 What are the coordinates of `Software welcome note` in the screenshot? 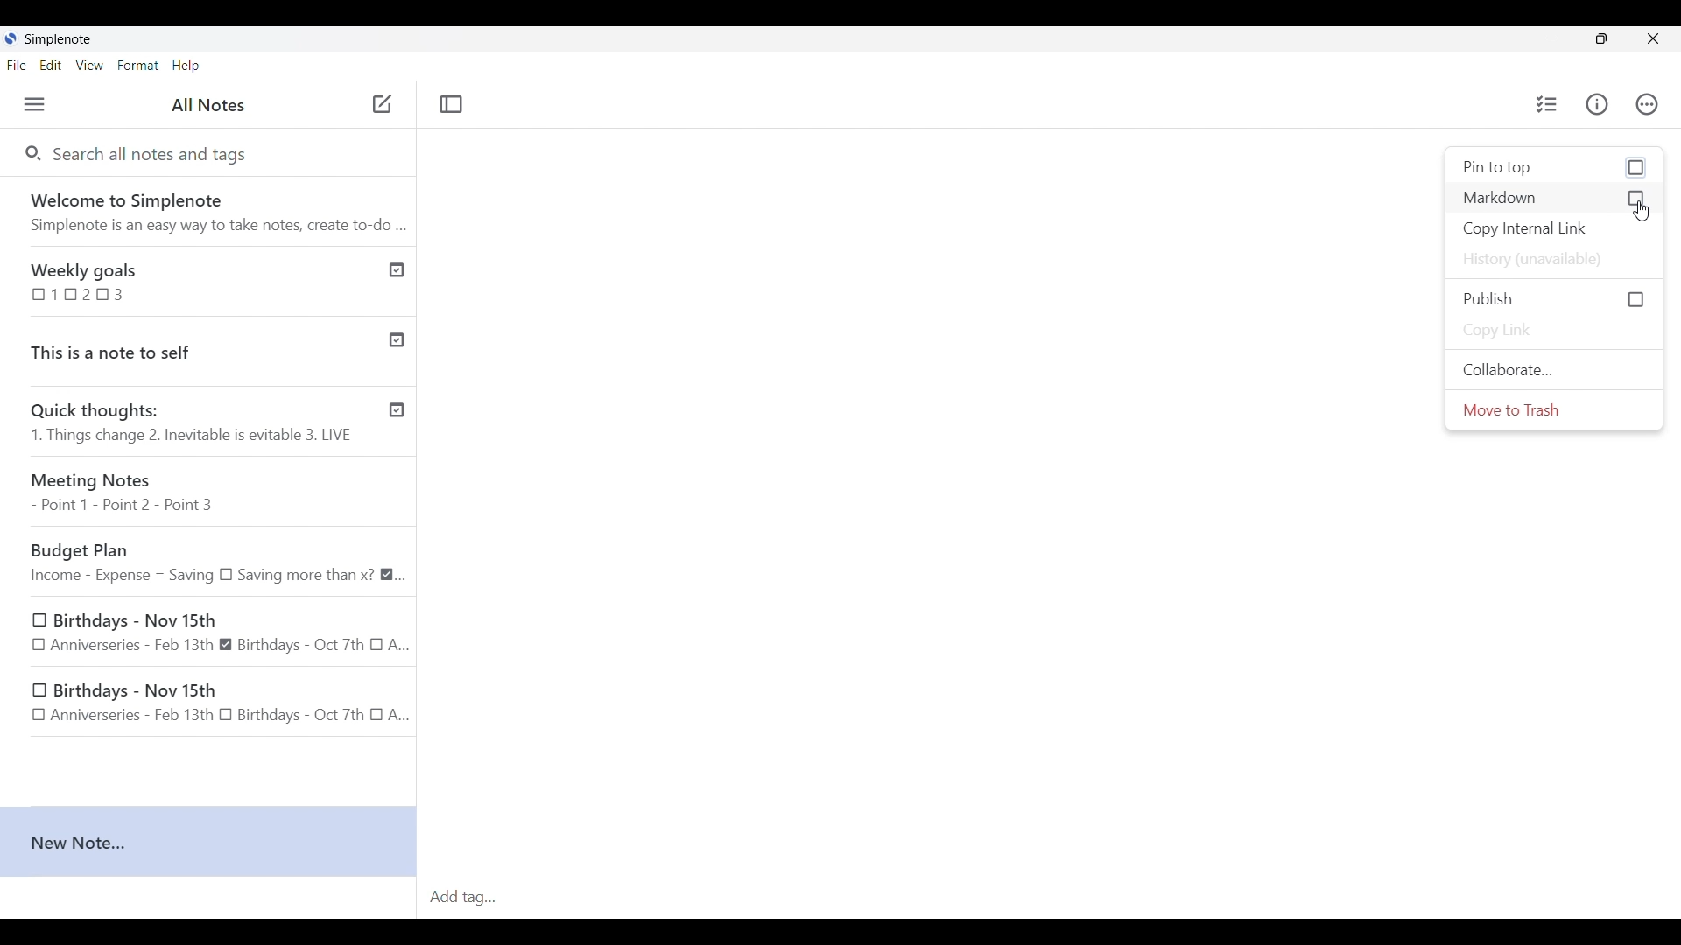 It's located at (207, 208).